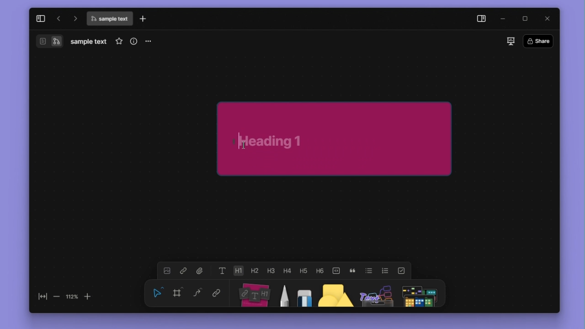 This screenshot has height=329, width=585. What do you see at coordinates (352, 271) in the screenshot?
I see `quote` at bounding box center [352, 271].